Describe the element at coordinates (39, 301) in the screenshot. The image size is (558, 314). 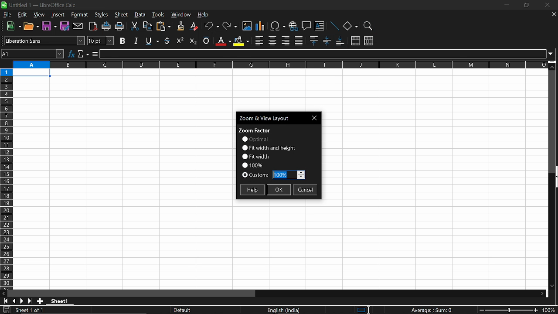
I see `add sheet` at that location.